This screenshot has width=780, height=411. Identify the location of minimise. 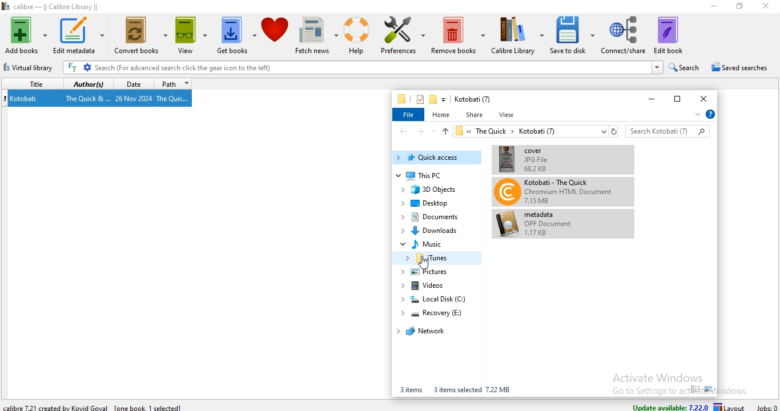
(709, 7).